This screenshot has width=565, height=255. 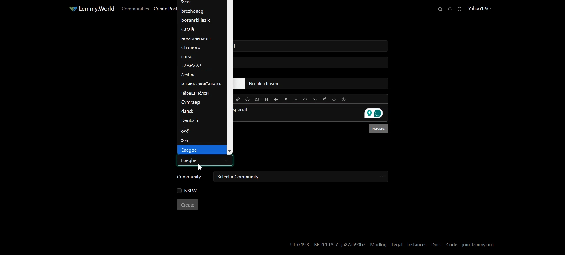 What do you see at coordinates (295, 99) in the screenshot?
I see `List` at bounding box center [295, 99].